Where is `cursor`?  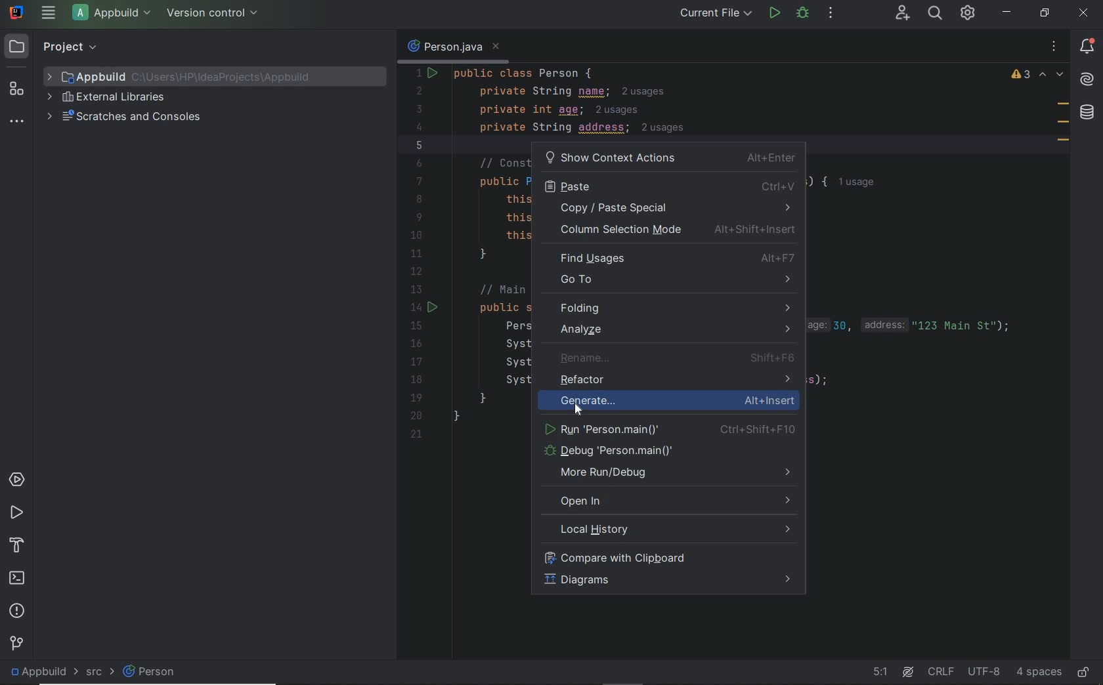 cursor is located at coordinates (578, 405).